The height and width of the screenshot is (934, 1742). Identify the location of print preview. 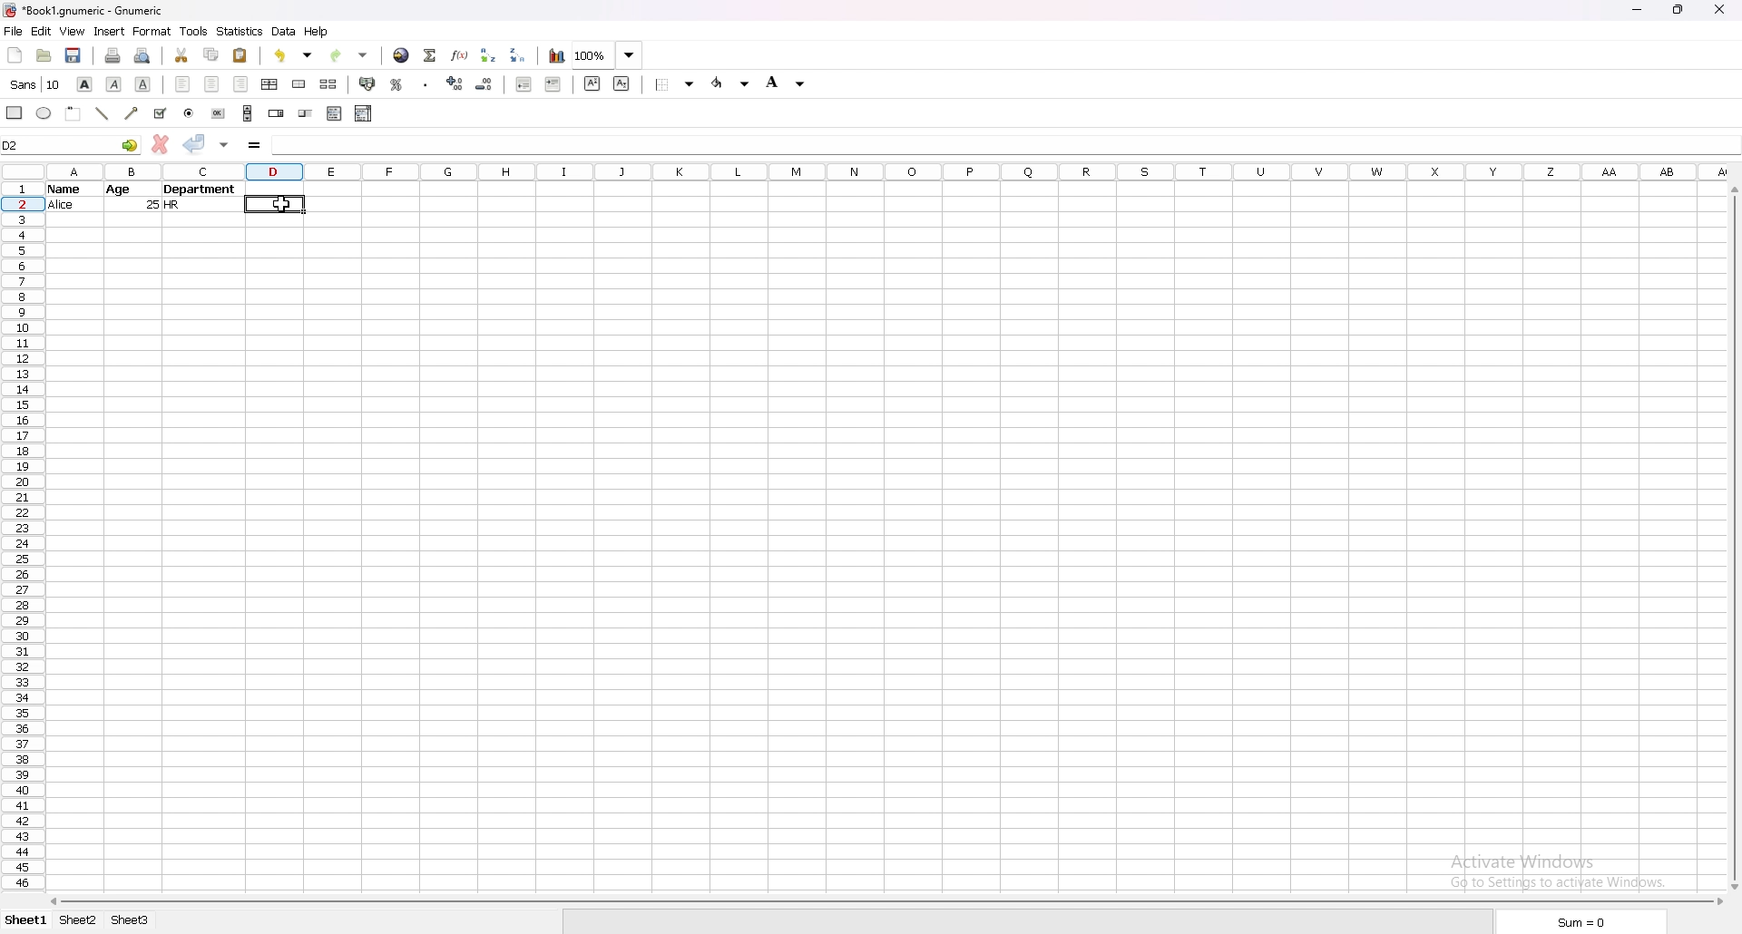
(144, 55).